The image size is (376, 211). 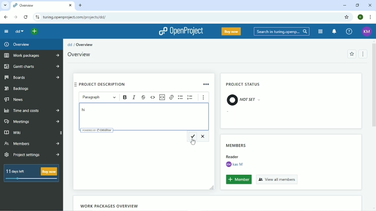 What do you see at coordinates (32, 155) in the screenshot?
I see `Project settings` at bounding box center [32, 155].